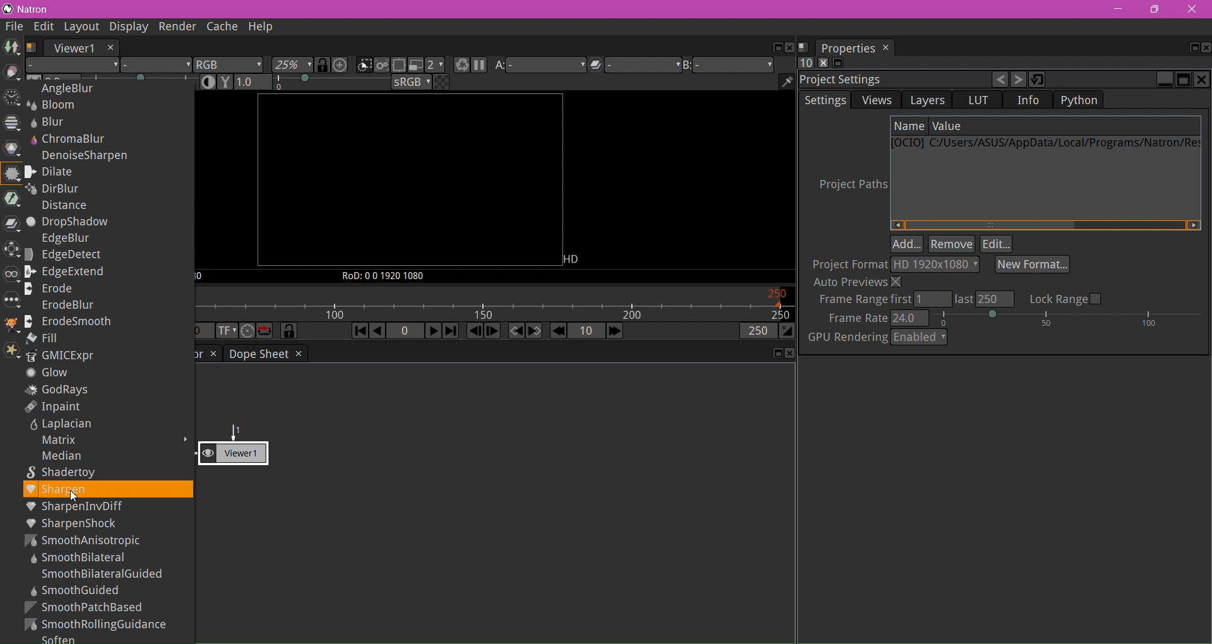 Image resolution: width=1212 pixels, height=644 pixels. Describe the element at coordinates (213, 354) in the screenshot. I see `Close Tab` at that location.